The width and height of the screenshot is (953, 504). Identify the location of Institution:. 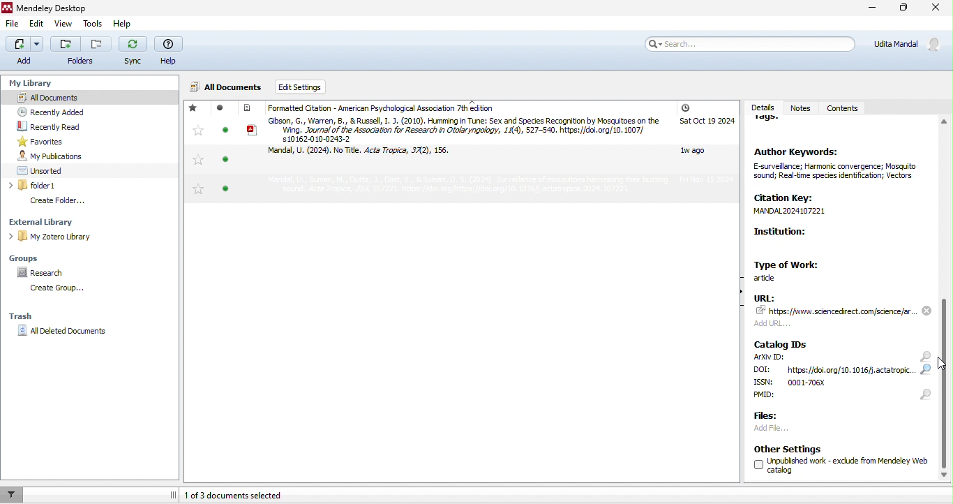
(815, 241).